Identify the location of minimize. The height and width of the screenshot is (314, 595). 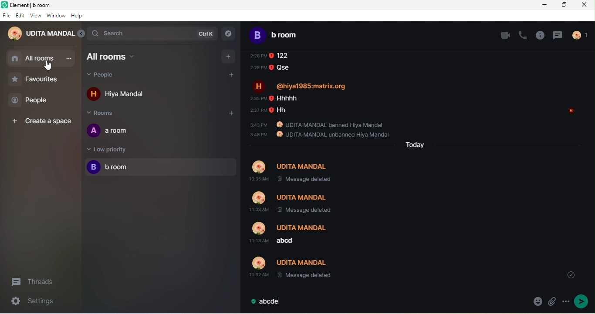
(545, 4).